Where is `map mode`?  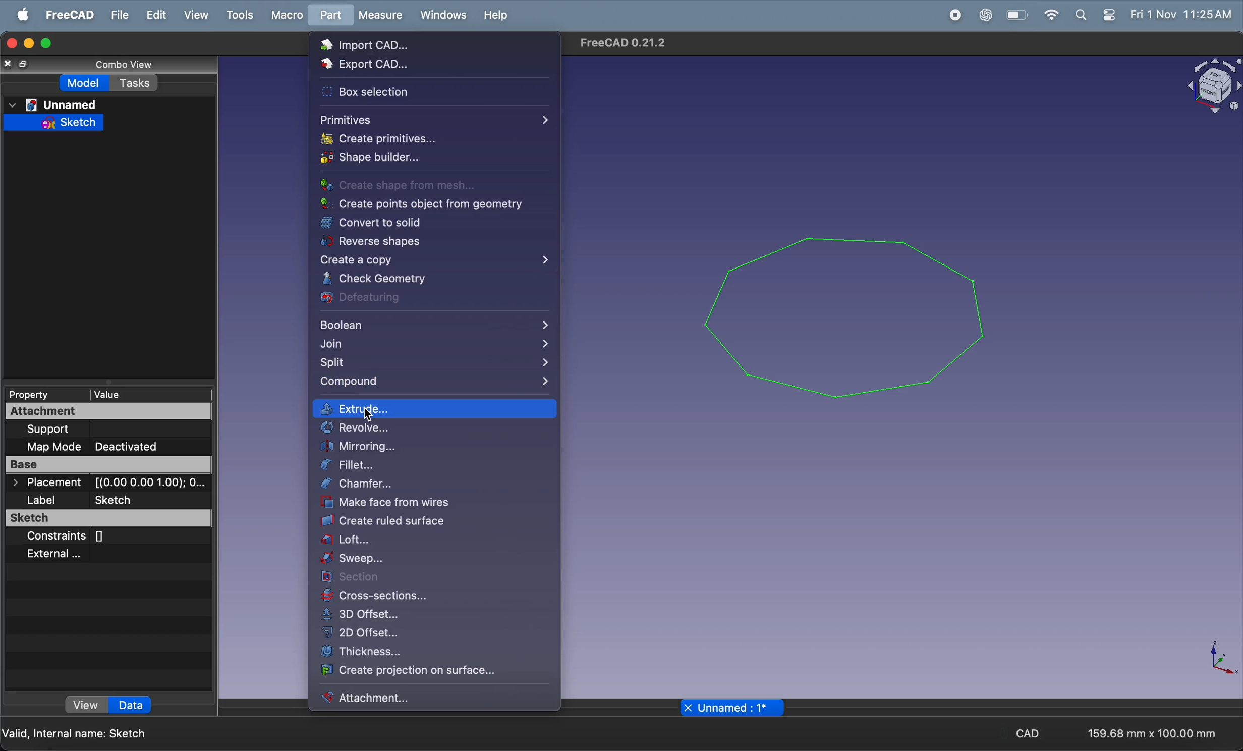
map mode is located at coordinates (53, 446).